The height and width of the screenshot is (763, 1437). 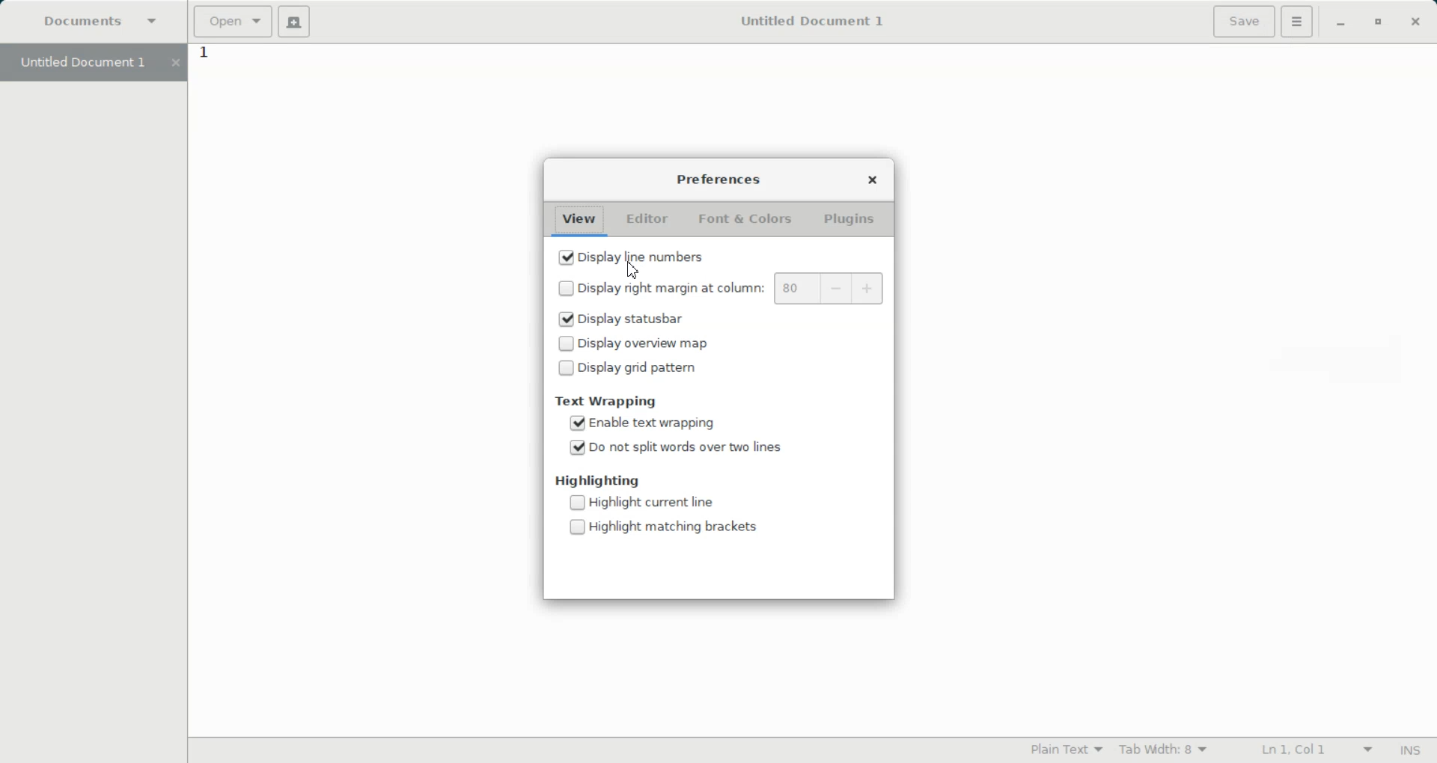 What do you see at coordinates (678, 257) in the screenshot?
I see `(un)check Enable Display line number` at bounding box center [678, 257].